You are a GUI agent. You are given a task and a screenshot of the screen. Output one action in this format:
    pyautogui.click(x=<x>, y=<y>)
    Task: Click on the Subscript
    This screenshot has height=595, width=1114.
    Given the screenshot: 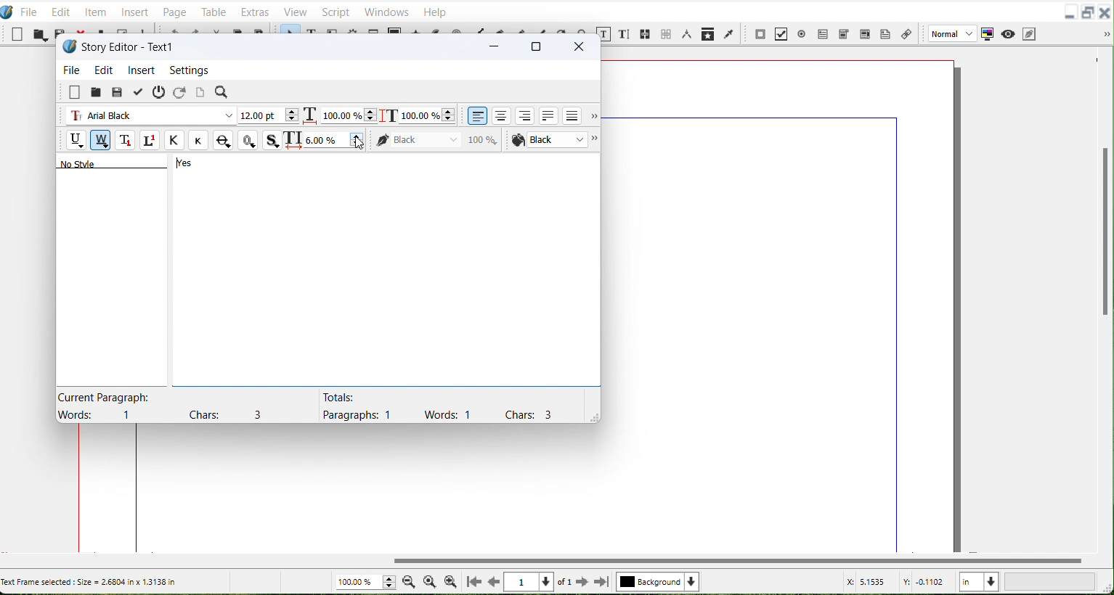 What is the action you would take?
    pyautogui.click(x=124, y=140)
    